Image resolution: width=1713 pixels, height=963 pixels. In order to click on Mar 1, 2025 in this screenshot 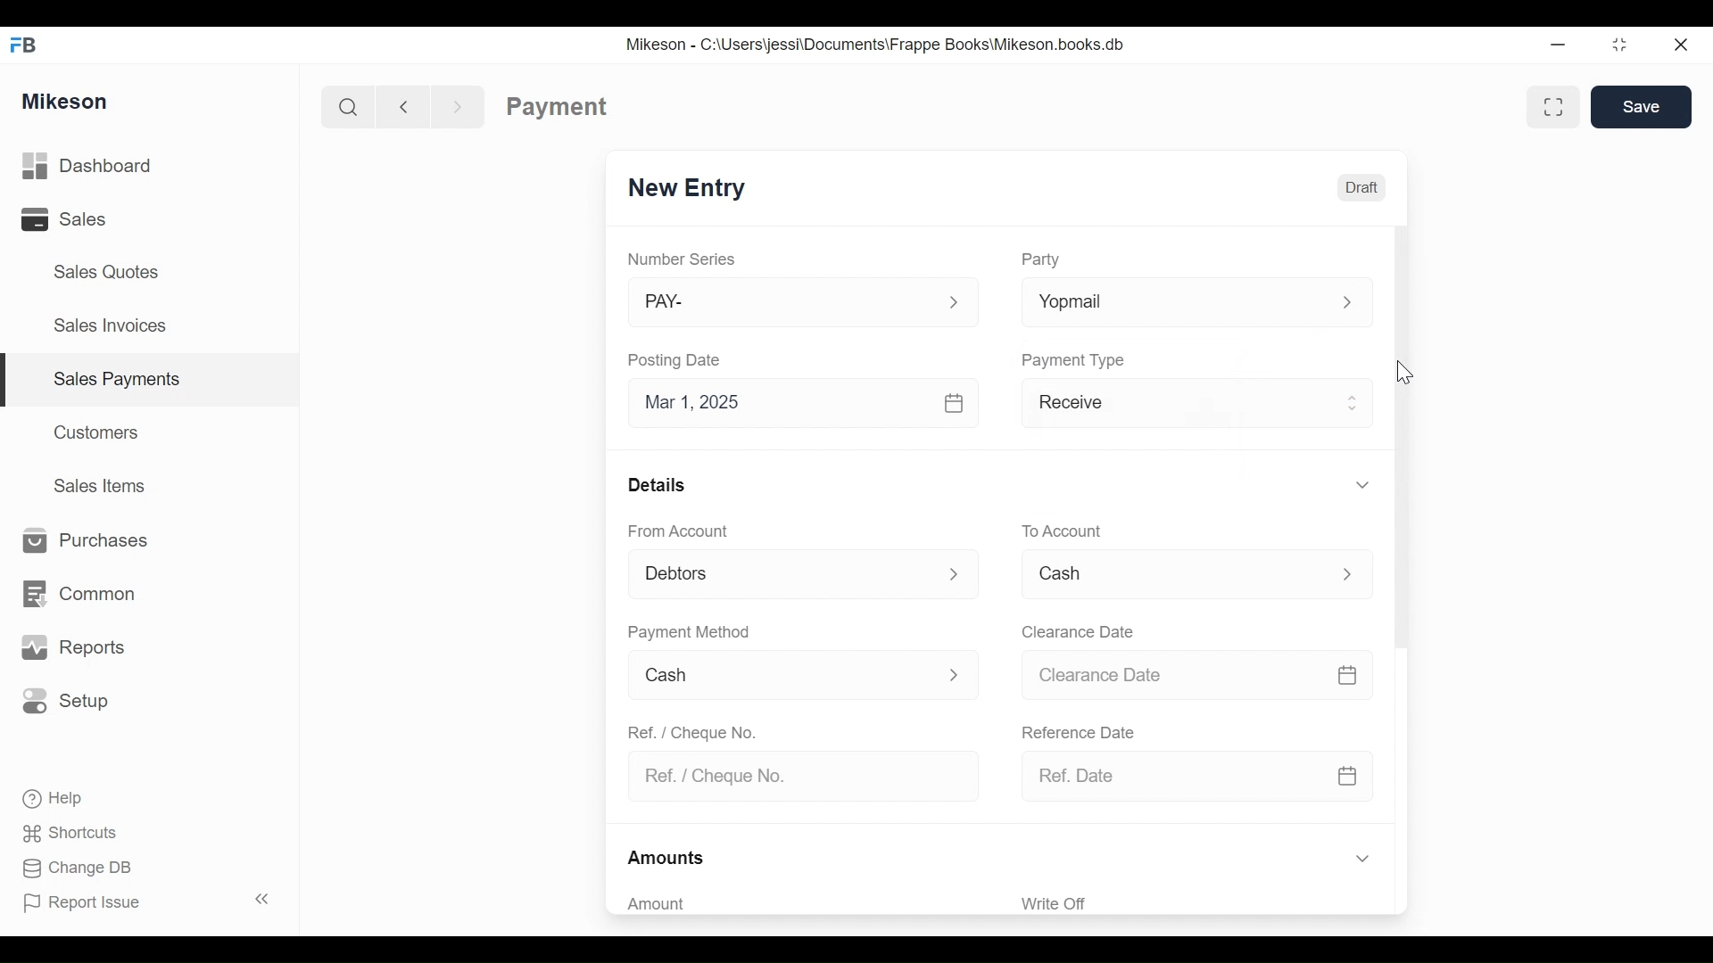, I will do `click(814, 406)`.